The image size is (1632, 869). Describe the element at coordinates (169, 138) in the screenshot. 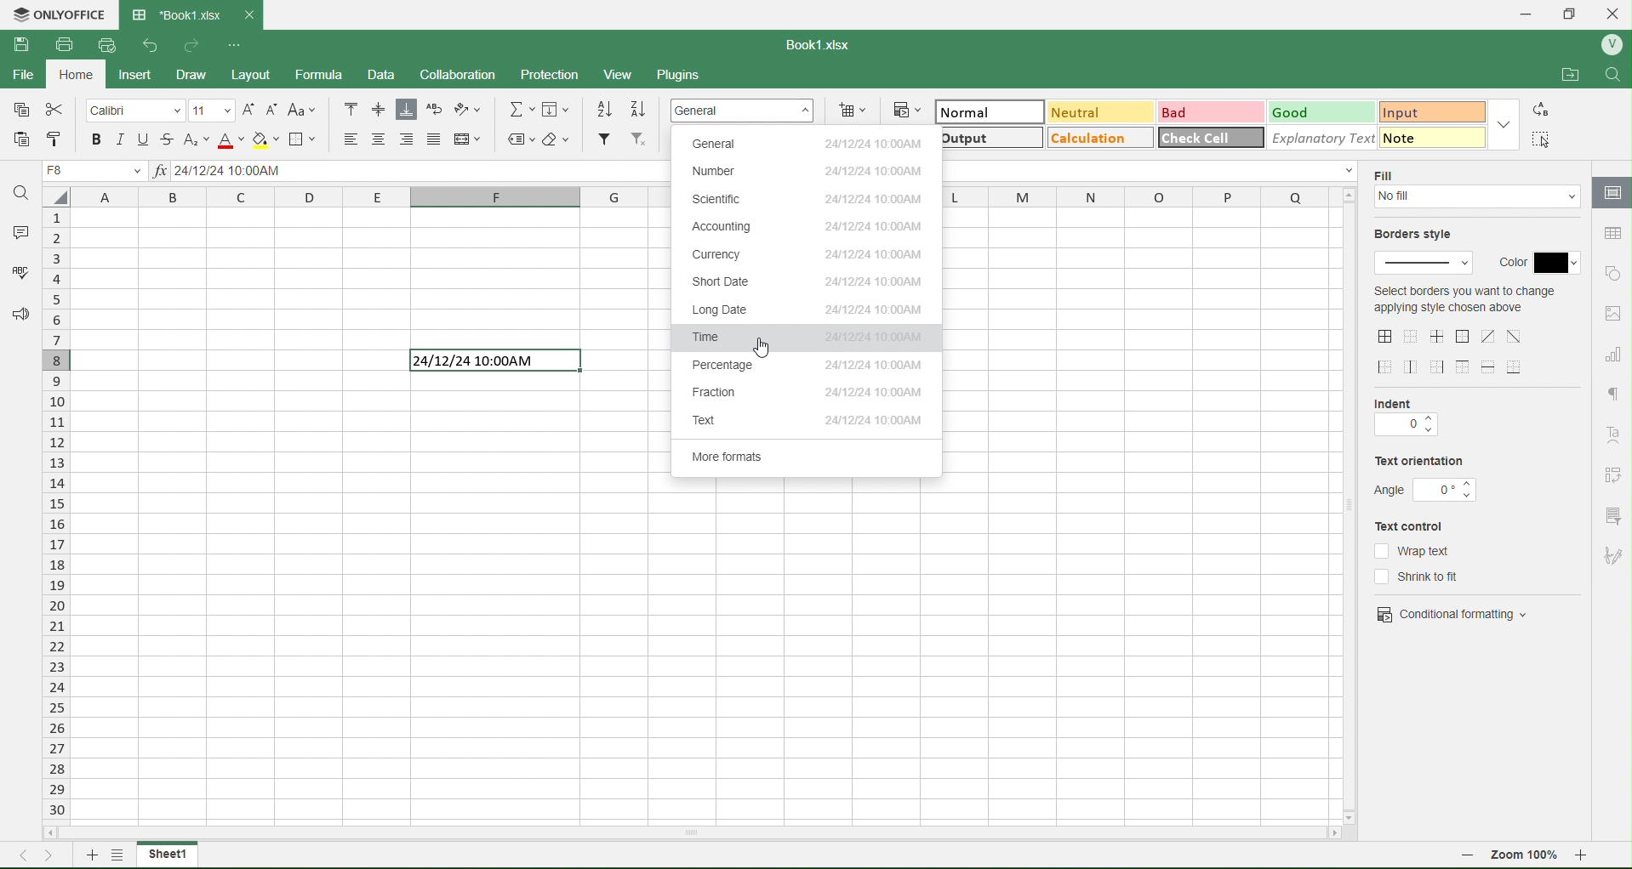

I see `Strikethrough` at that location.